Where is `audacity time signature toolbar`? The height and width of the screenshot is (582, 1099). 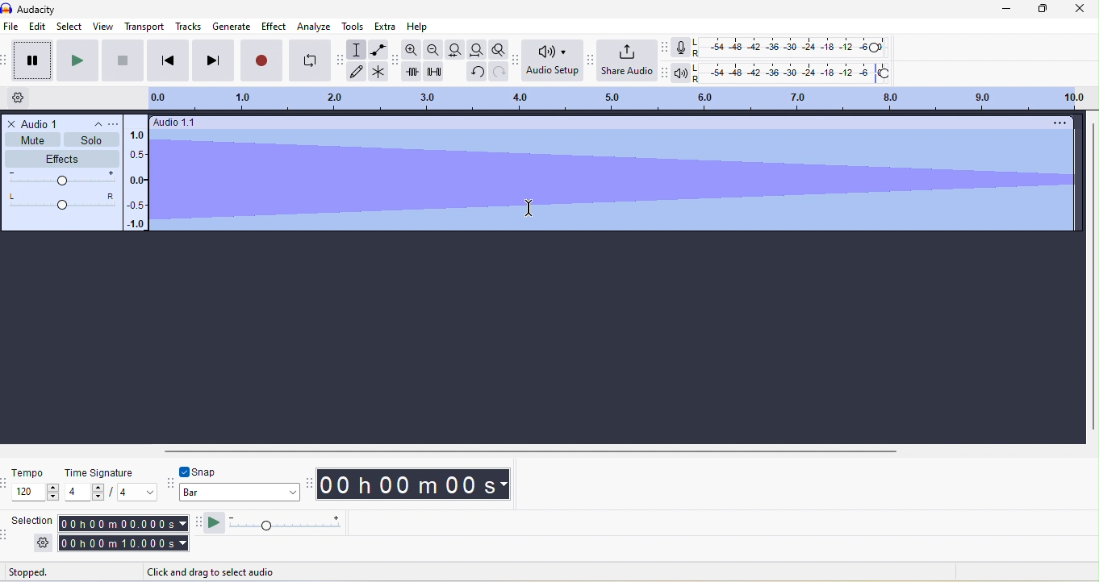
audacity time signature toolbar is located at coordinates (7, 483).